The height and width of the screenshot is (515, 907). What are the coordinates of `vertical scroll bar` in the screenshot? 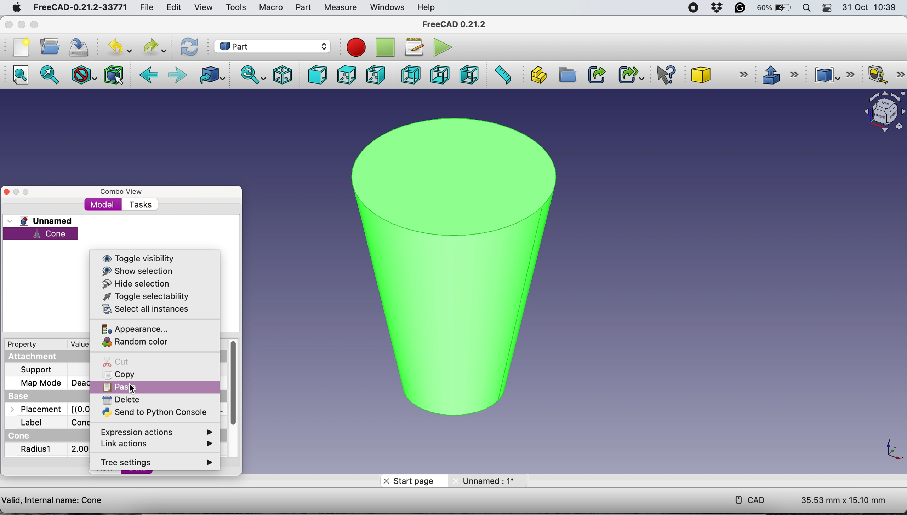 It's located at (234, 386).